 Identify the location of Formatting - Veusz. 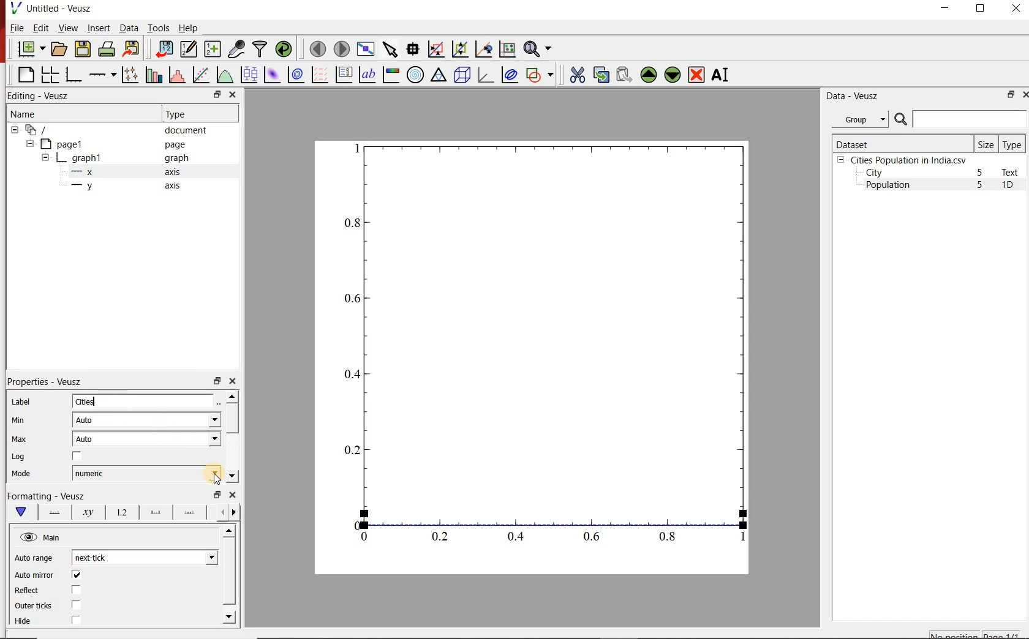
(47, 496).